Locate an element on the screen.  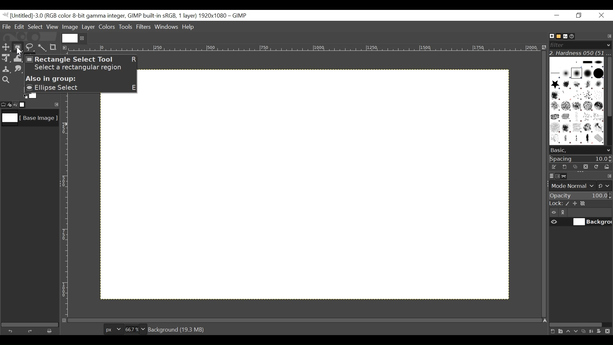
Brushes is located at coordinates (549, 36).